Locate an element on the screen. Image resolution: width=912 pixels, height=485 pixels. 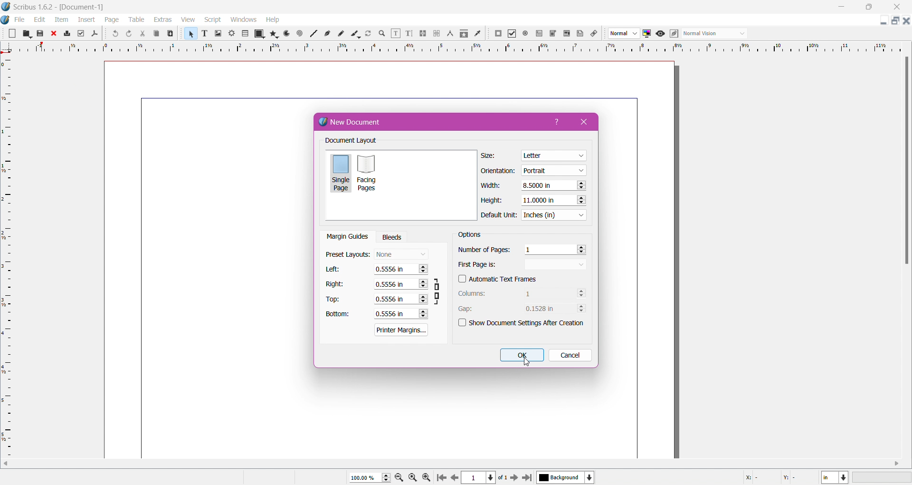
icon is located at coordinates (68, 34).